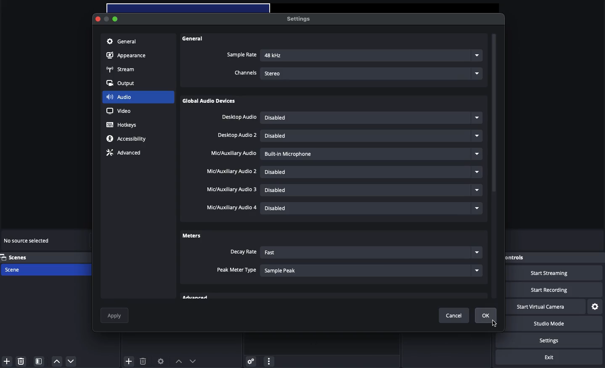  I want to click on Up, so click(56, 361).